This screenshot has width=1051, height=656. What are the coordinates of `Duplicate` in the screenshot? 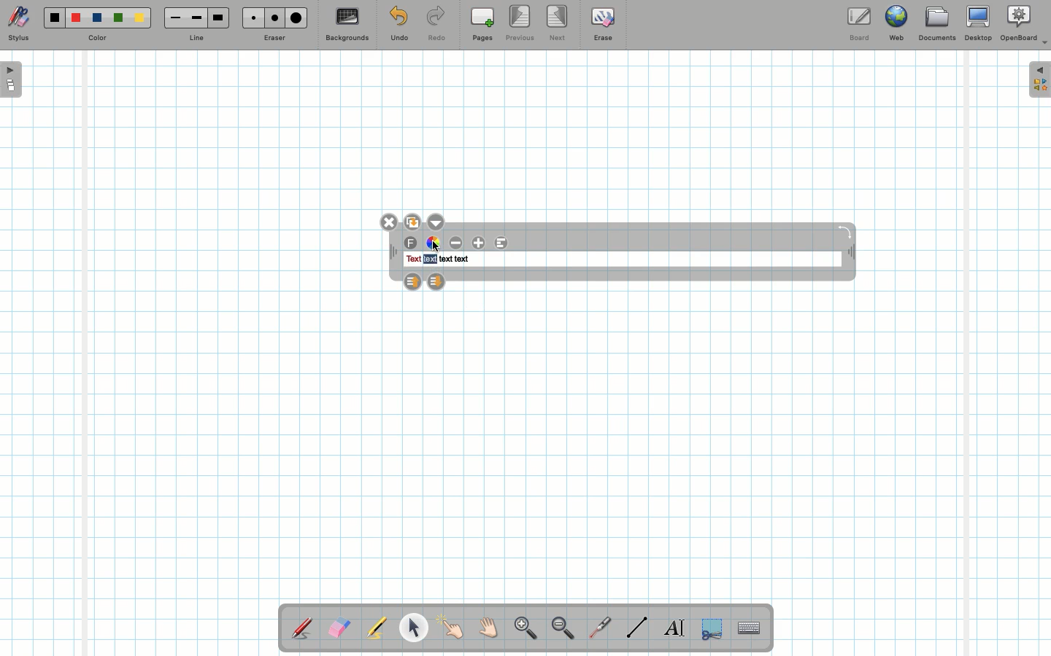 It's located at (412, 220).